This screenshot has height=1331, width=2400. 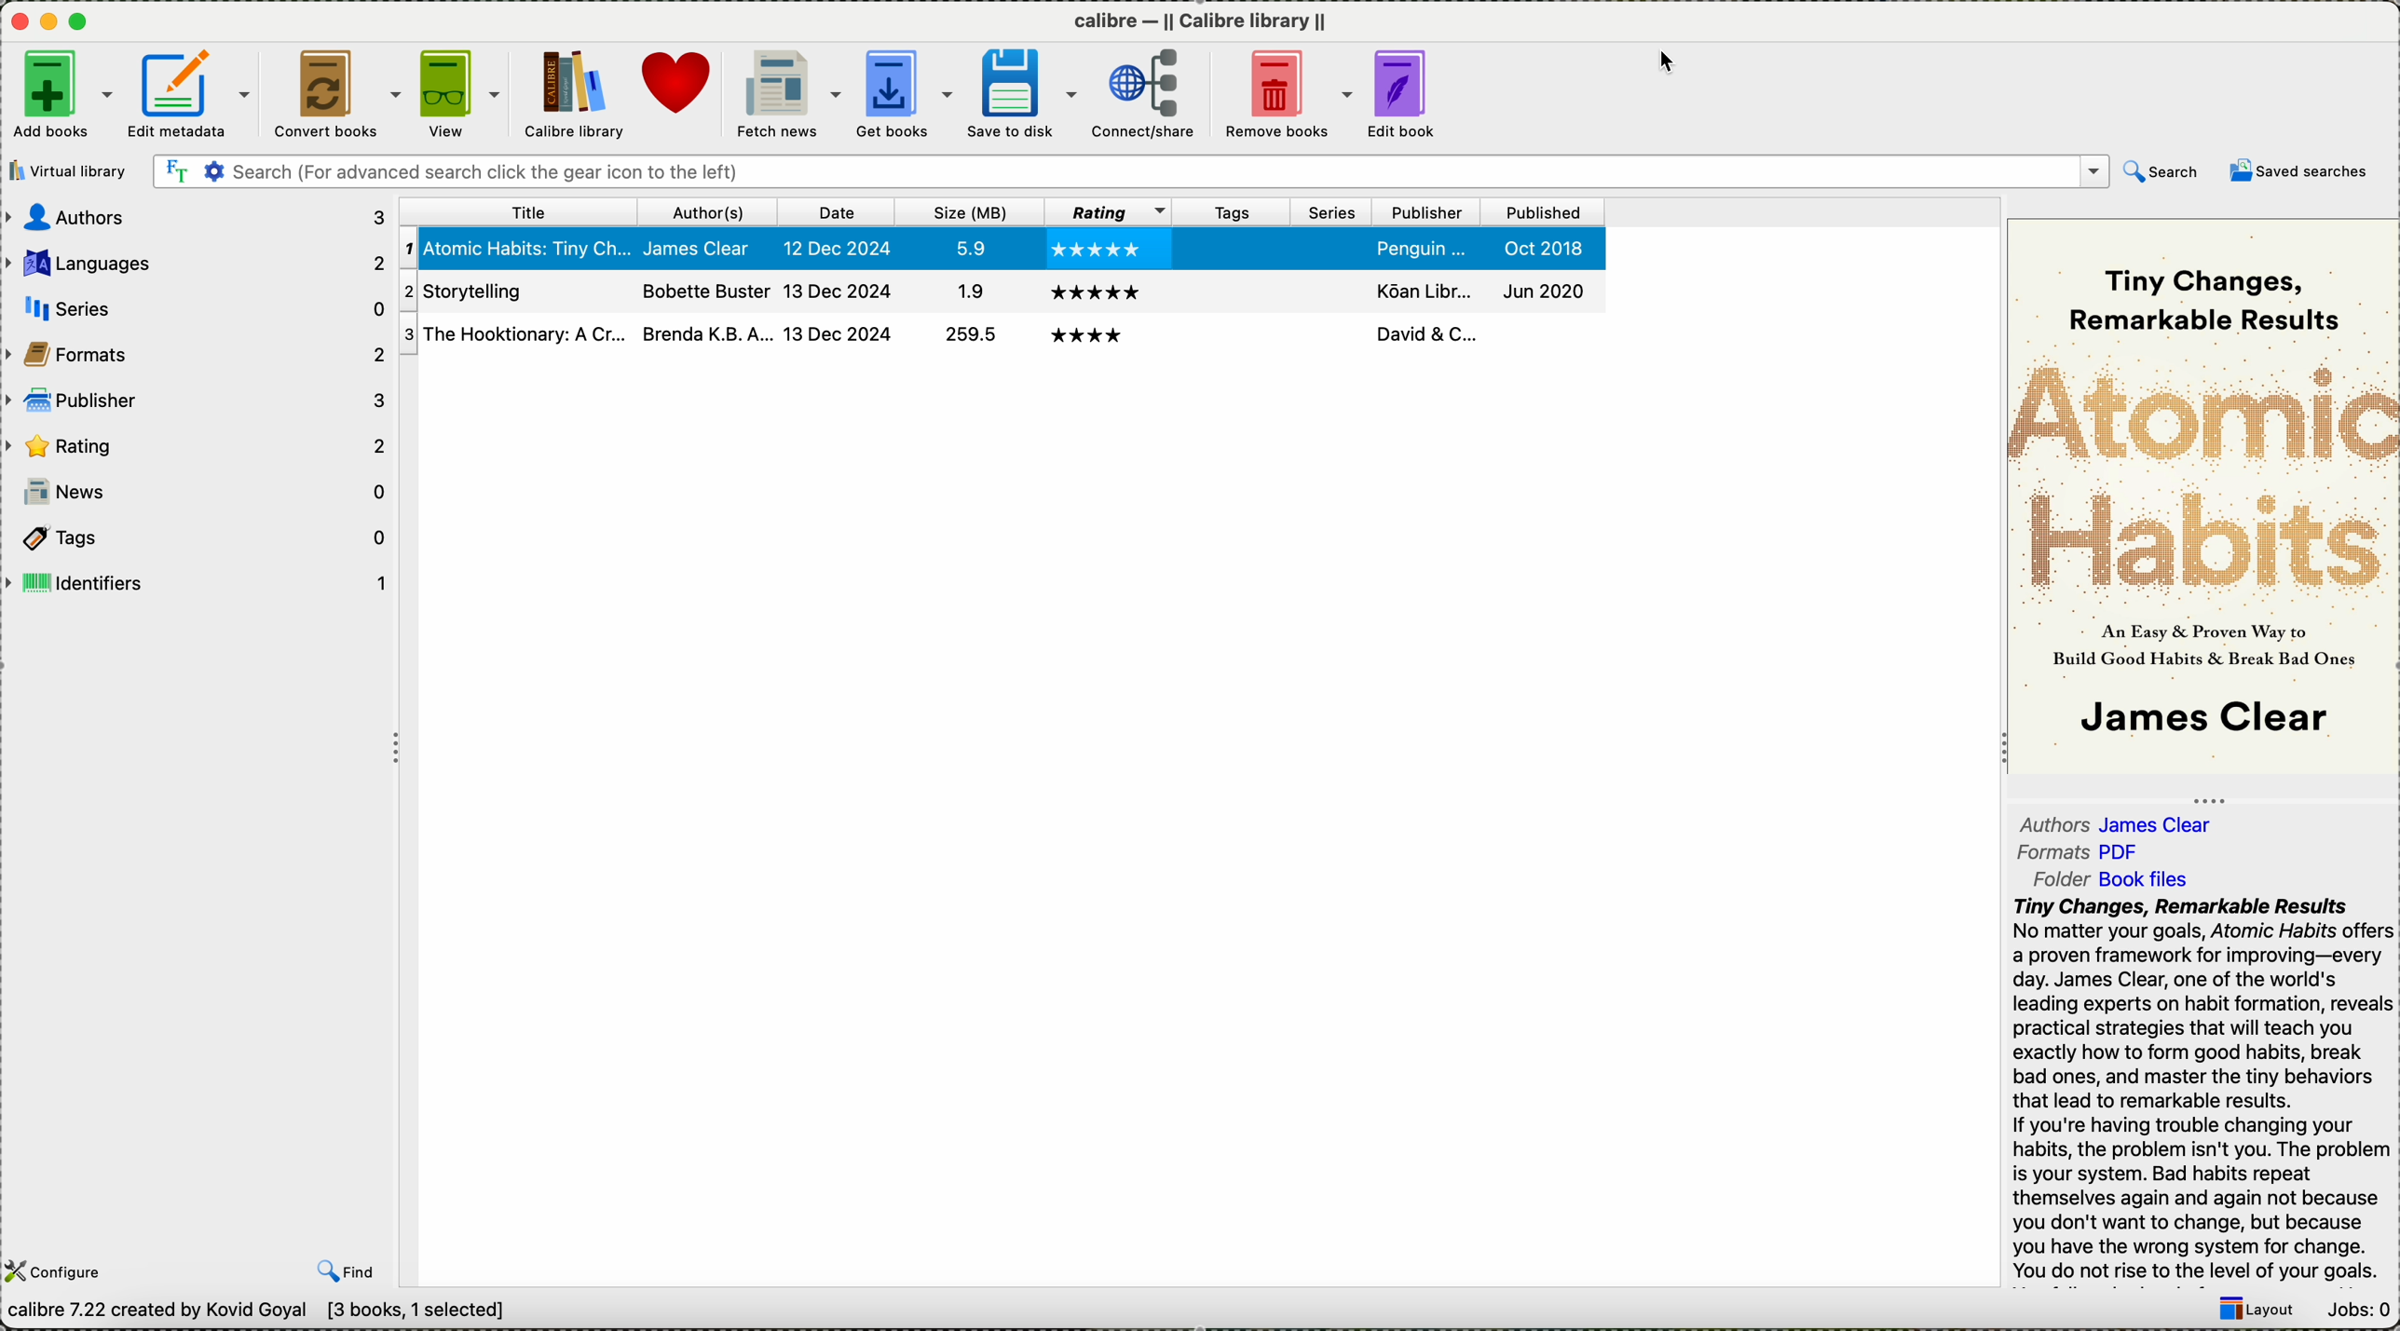 I want to click on published, so click(x=1537, y=290).